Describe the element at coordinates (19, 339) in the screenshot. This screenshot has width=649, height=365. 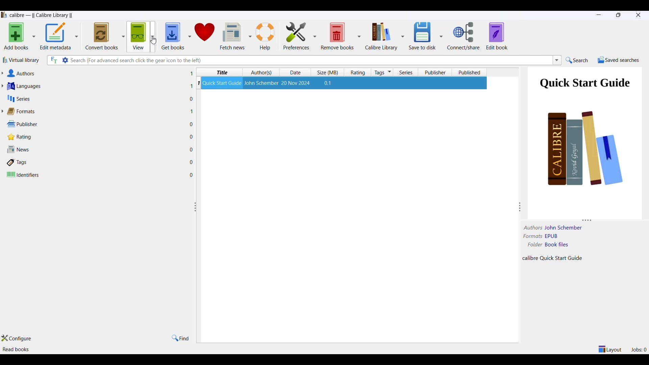
I see `configure` at that location.